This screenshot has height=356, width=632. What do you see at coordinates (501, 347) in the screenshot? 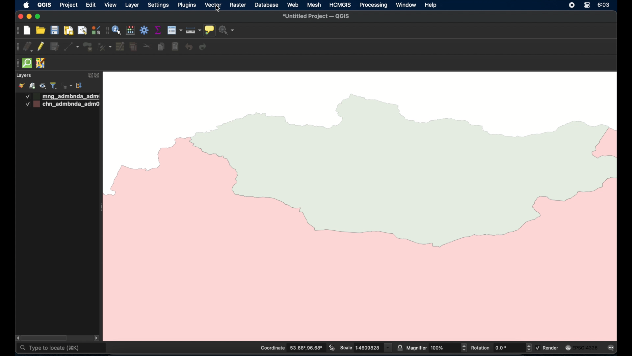
I see `rotation` at bounding box center [501, 347].